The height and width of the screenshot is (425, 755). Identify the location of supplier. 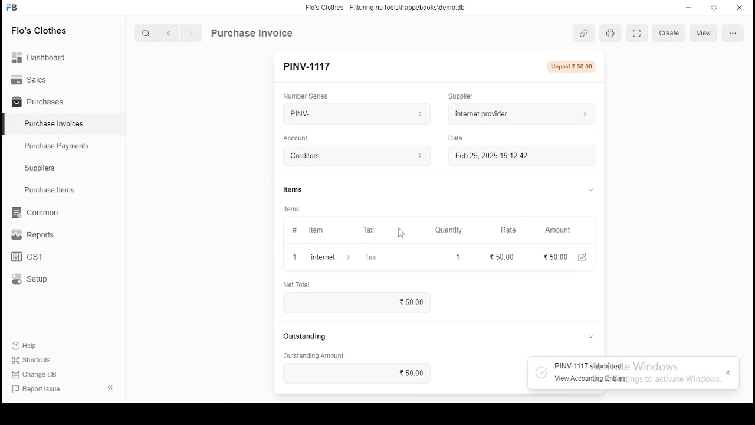
(520, 113).